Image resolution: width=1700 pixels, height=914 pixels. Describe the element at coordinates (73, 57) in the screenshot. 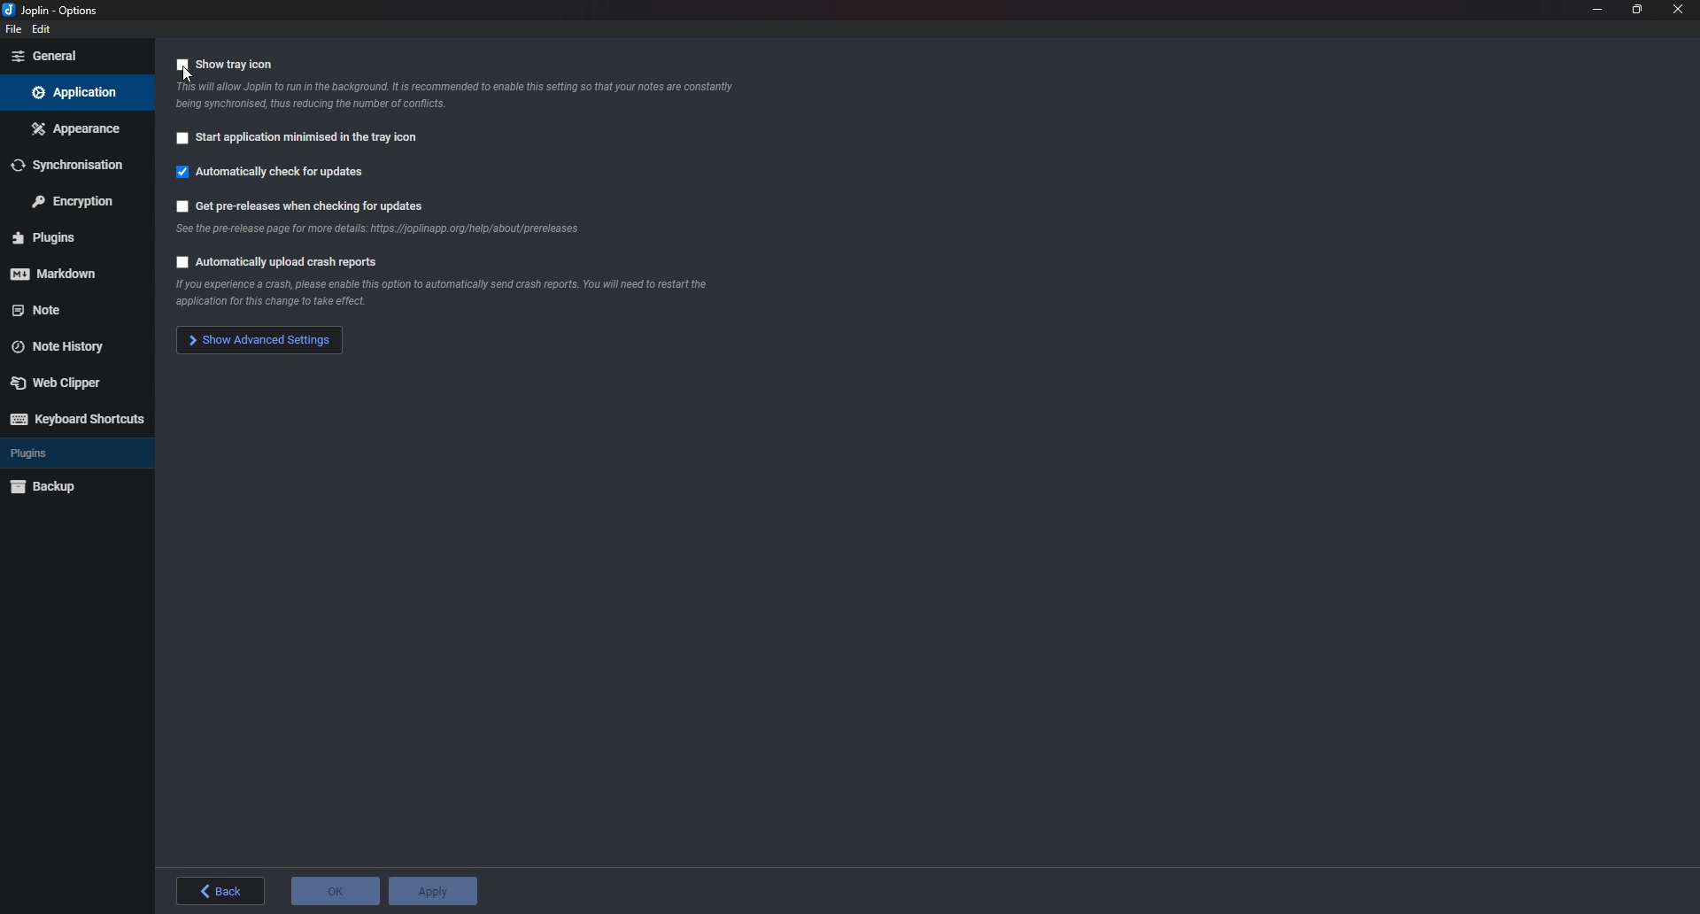

I see `General` at that location.